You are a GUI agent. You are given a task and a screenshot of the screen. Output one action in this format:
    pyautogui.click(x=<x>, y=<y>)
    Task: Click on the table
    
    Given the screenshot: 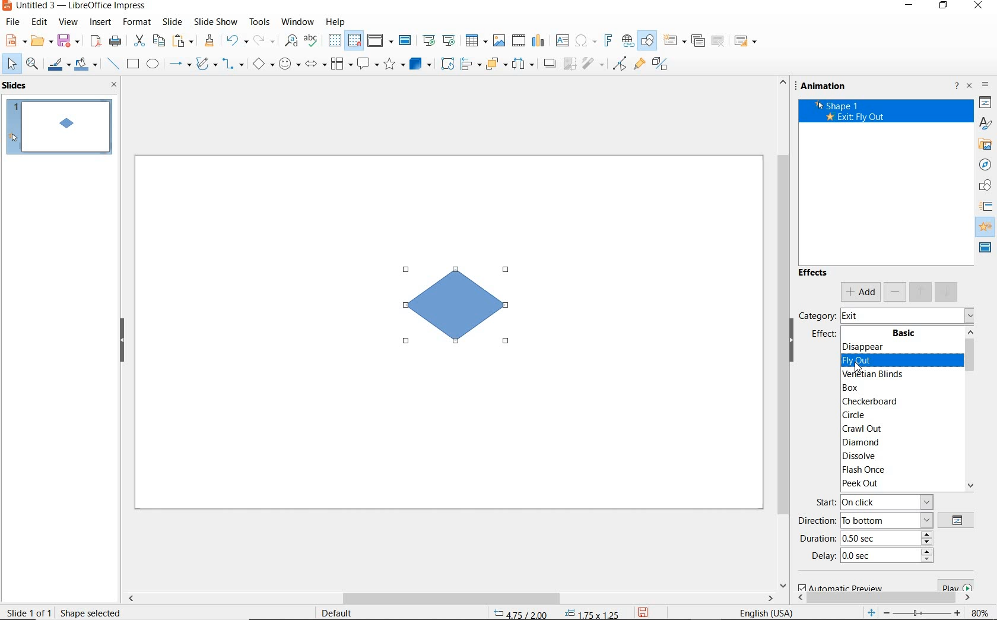 What is the action you would take?
    pyautogui.click(x=477, y=41)
    